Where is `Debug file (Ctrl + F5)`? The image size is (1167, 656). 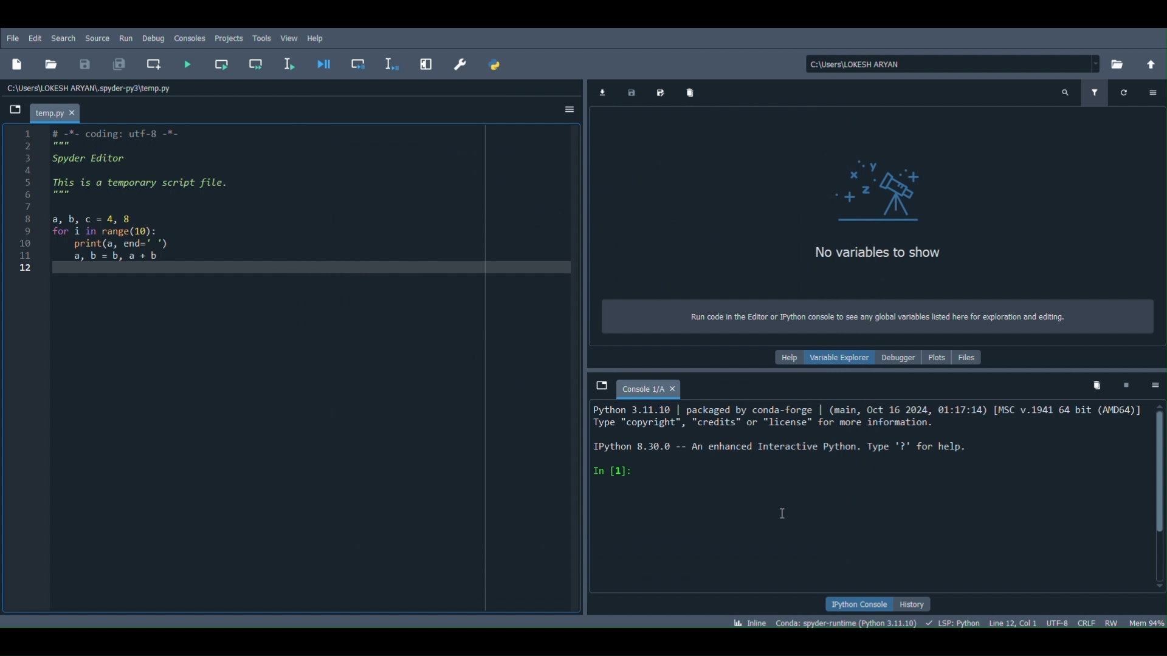
Debug file (Ctrl + F5) is located at coordinates (323, 65).